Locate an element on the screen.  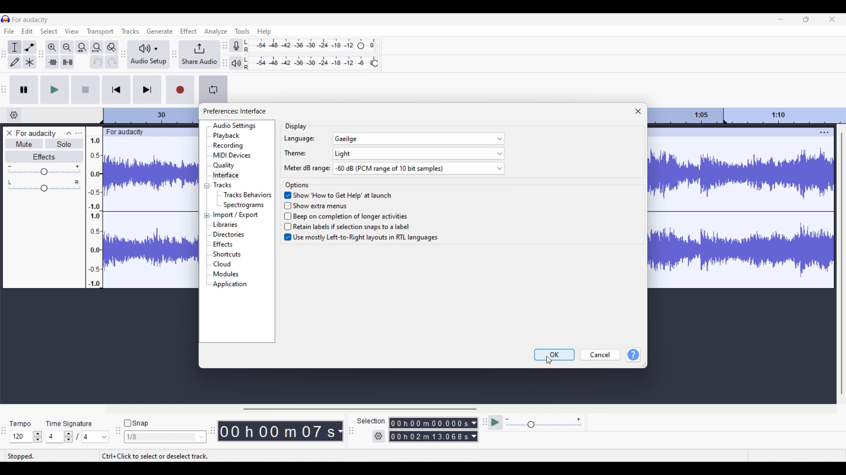
0 0 h 0 0 m 0 0 0 0 0 s     0 0 h 02 m 1 3 0 6 8 s is located at coordinates (430, 429).